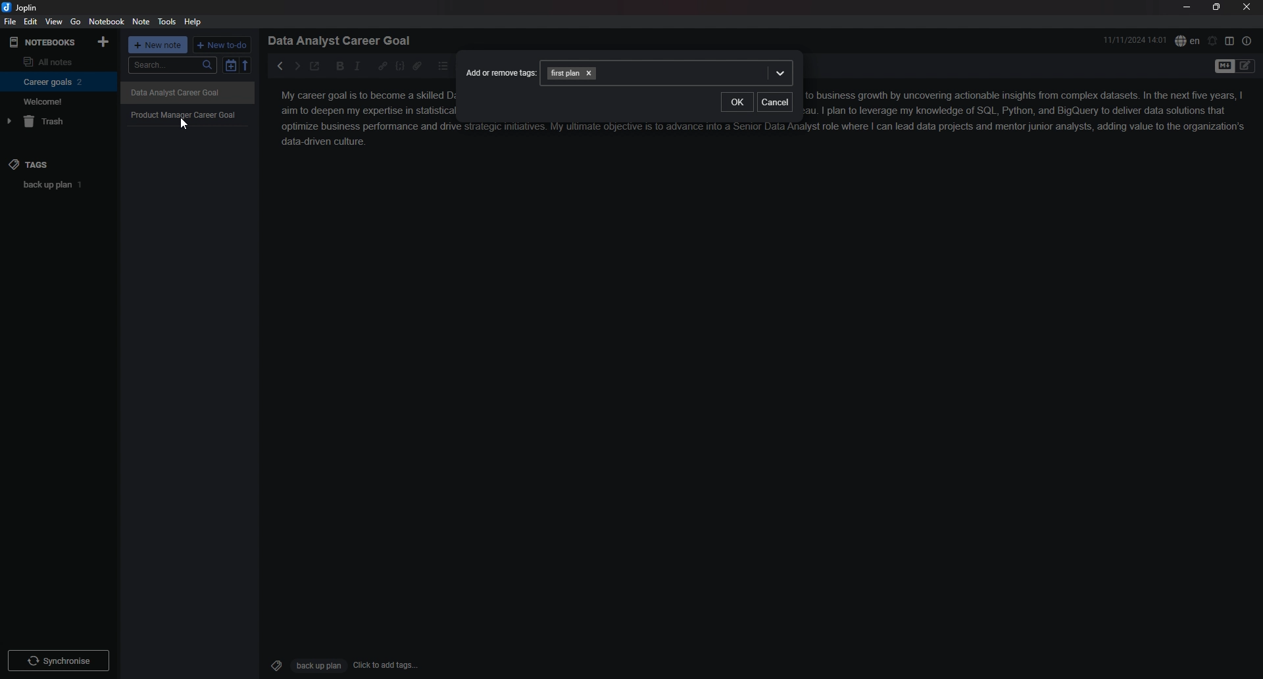  What do you see at coordinates (400, 66) in the screenshot?
I see `code` at bounding box center [400, 66].